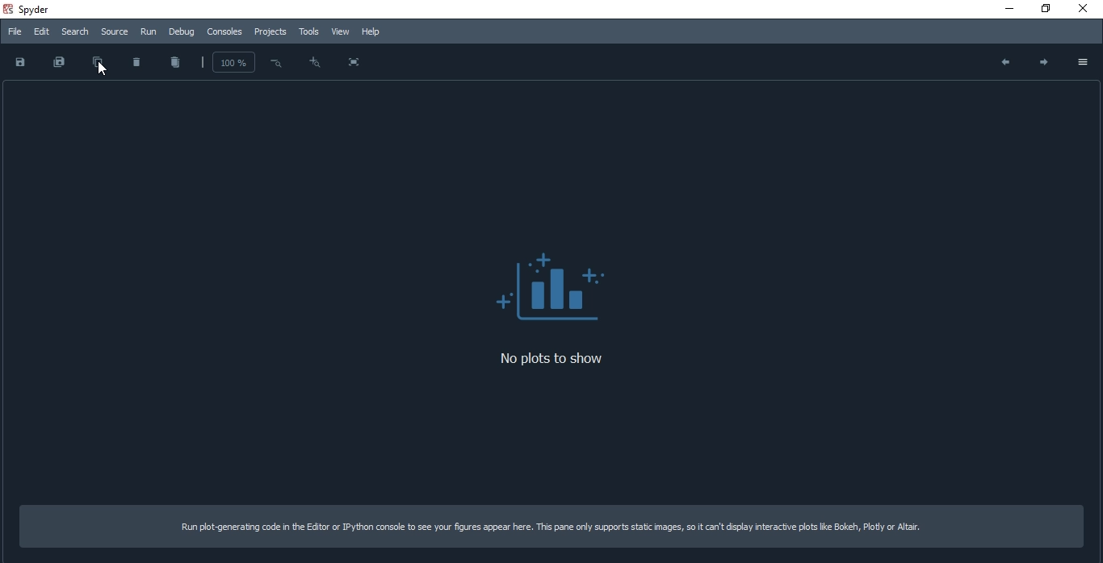 The image size is (1103, 563). I want to click on source, so click(116, 32).